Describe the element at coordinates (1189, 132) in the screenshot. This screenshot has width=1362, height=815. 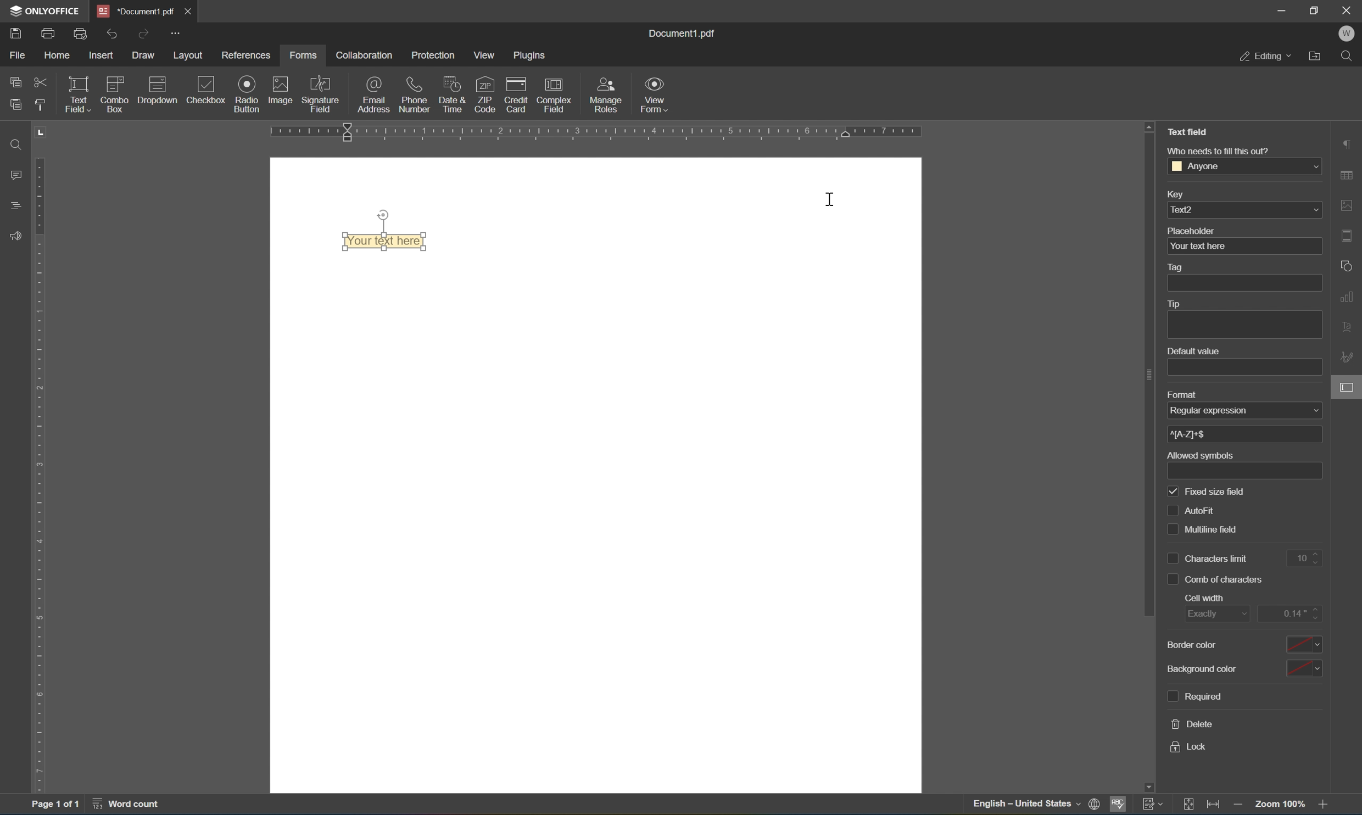
I see `Text Field` at that location.